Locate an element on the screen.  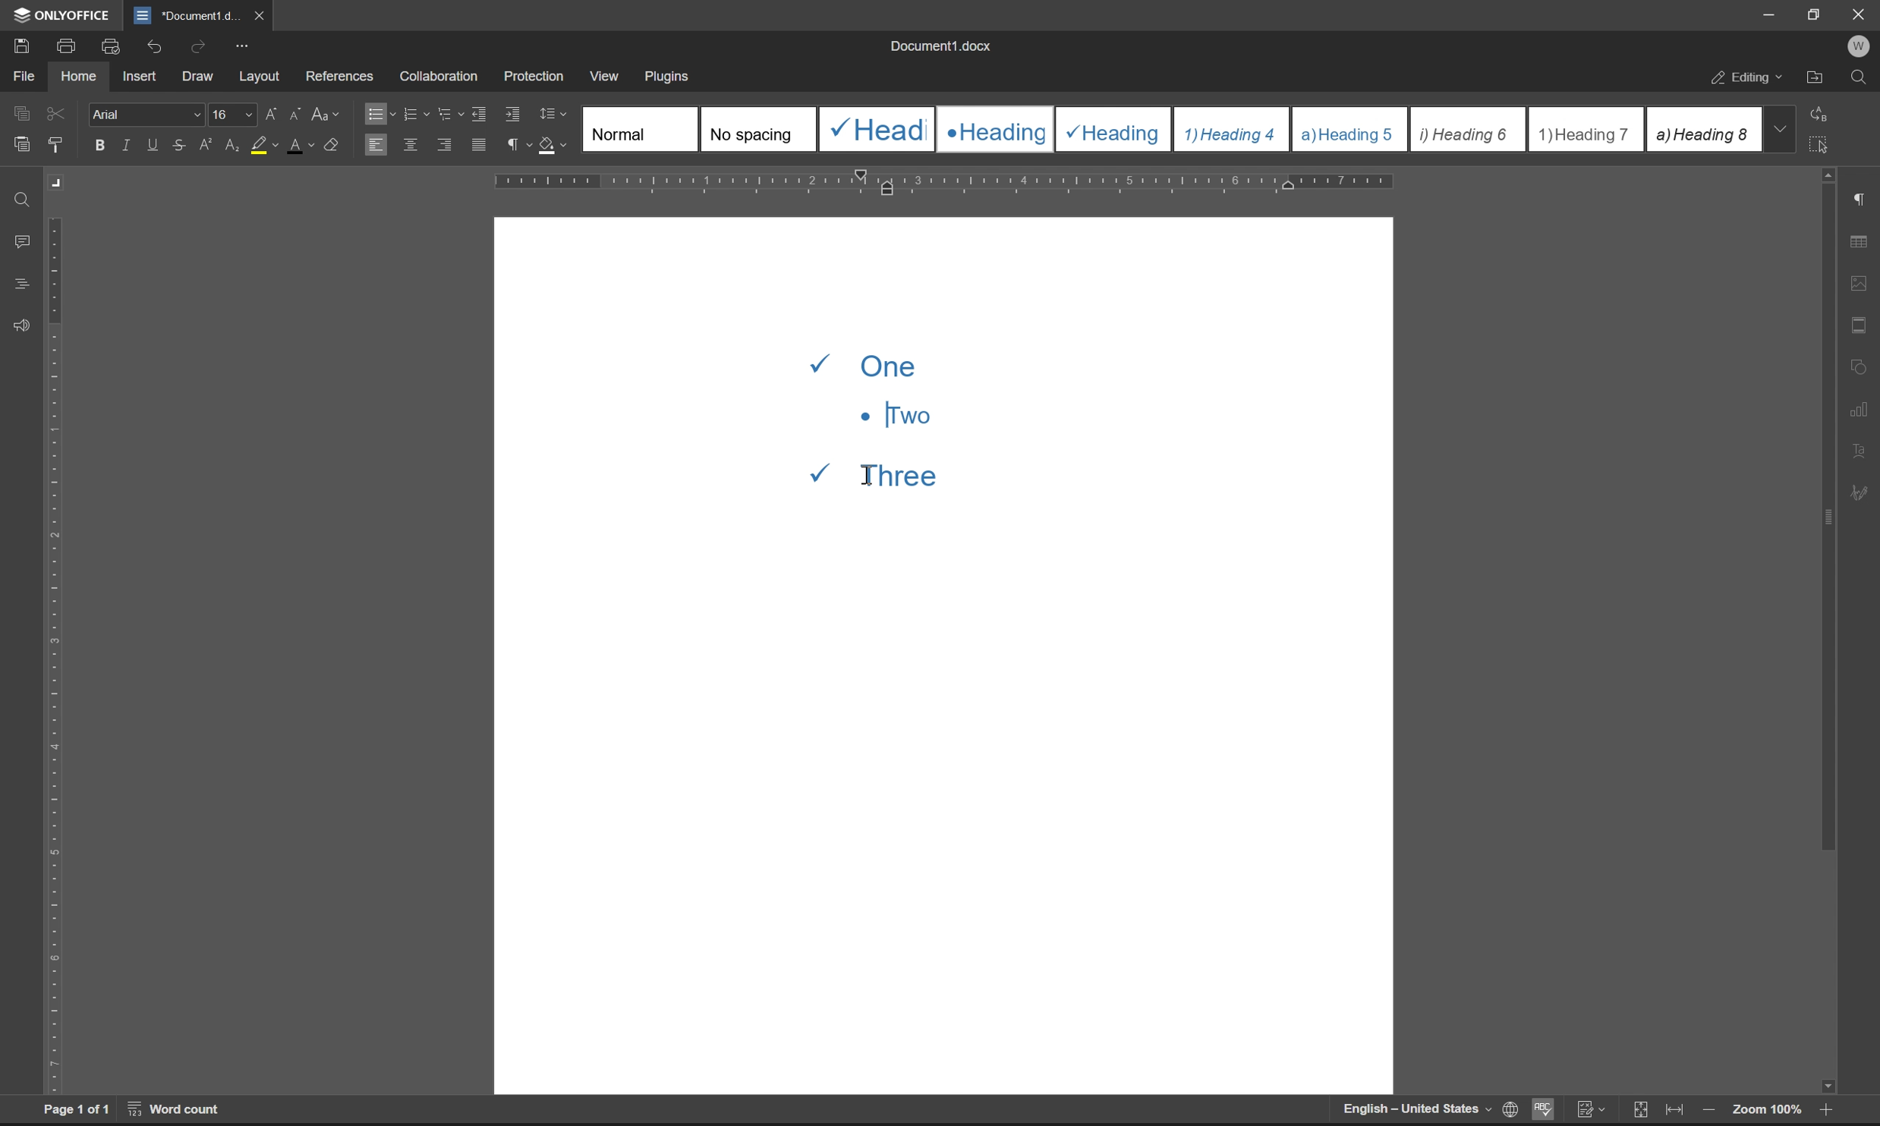
find is located at coordinates (24, 201).